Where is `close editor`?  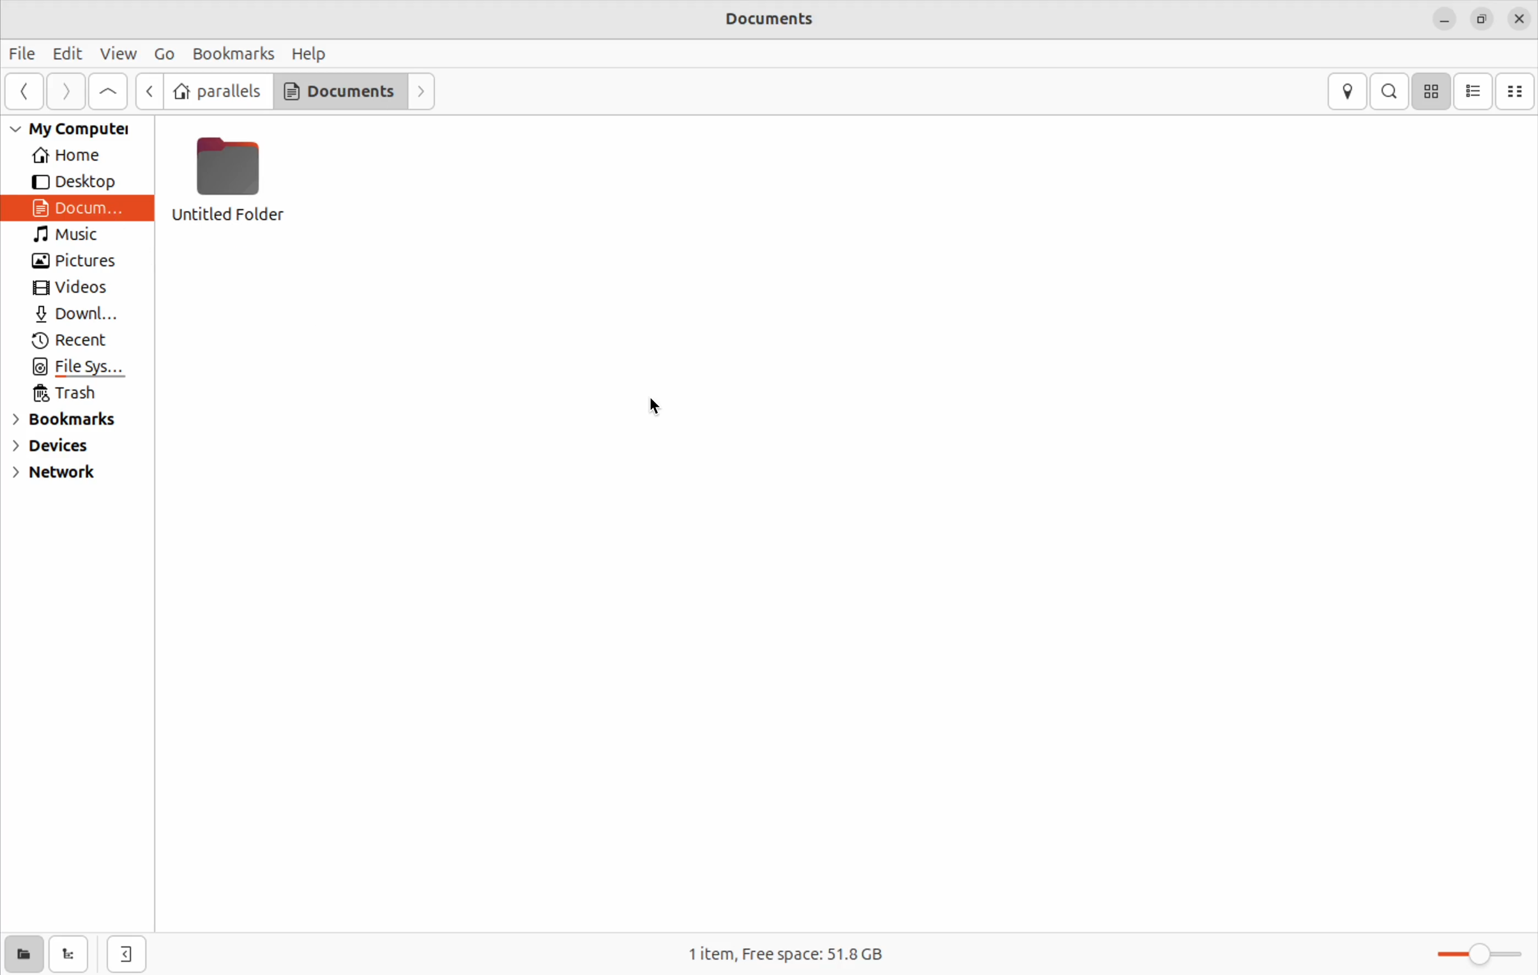 close editor is located at coordinates (125, 955).